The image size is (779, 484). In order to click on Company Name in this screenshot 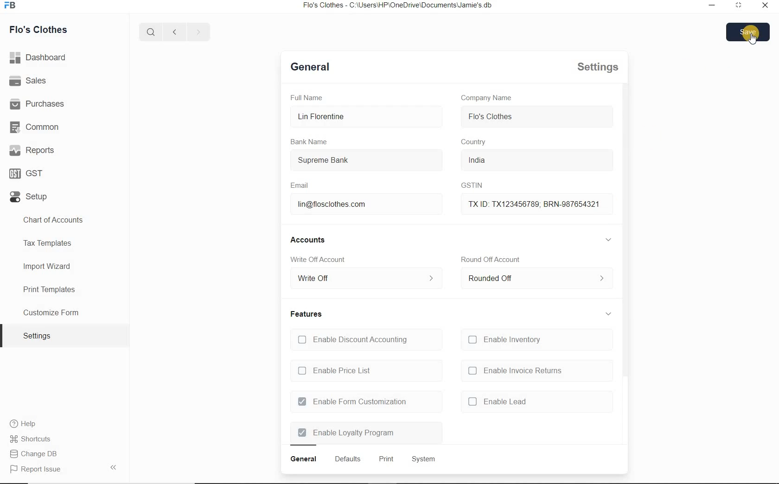, I will do `click(487, 98)`.